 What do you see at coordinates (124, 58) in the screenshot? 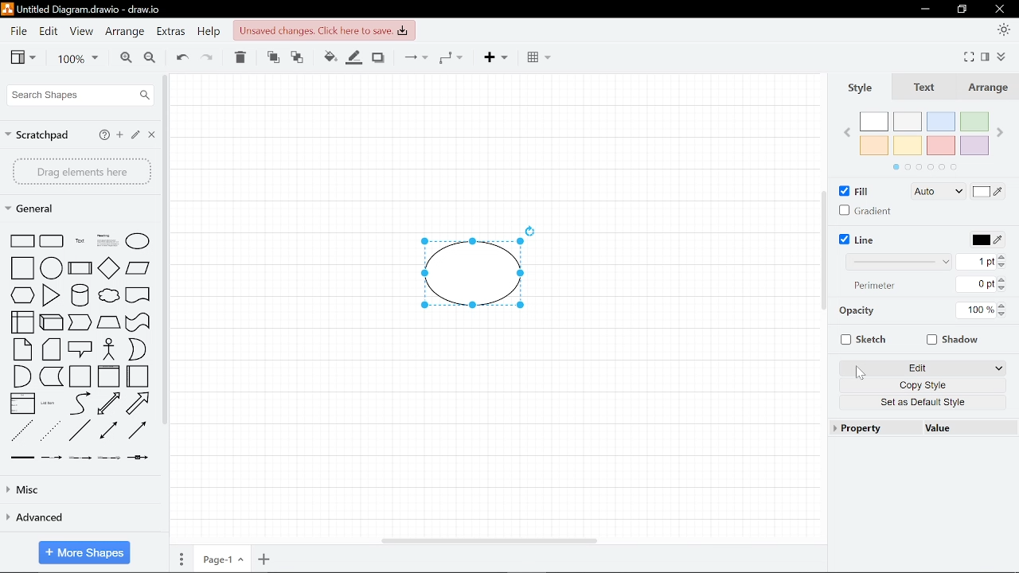
I see `Zoom in` at bounding box center [124, 58].